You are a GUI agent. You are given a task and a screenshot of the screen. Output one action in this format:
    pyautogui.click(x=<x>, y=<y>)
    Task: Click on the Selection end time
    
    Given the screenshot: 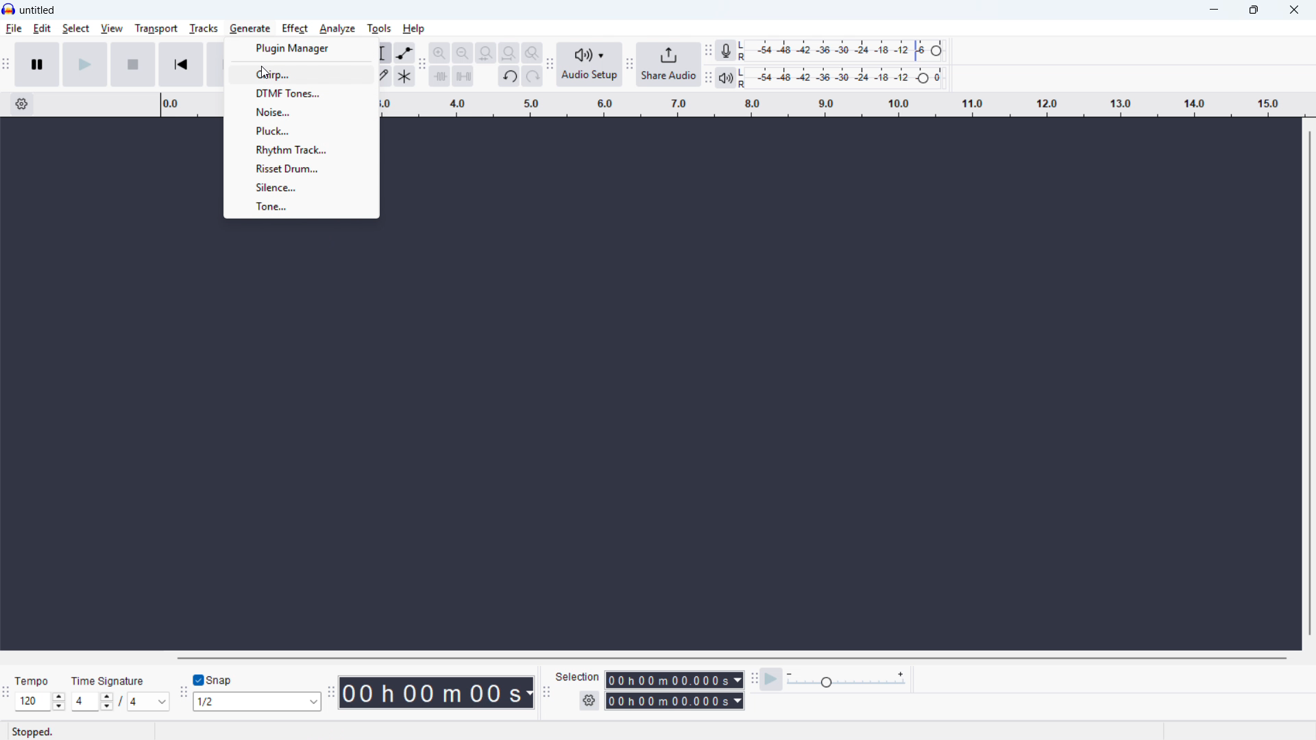 What is the action you would take?
    pyautogui.click(x=674, y=701)
    